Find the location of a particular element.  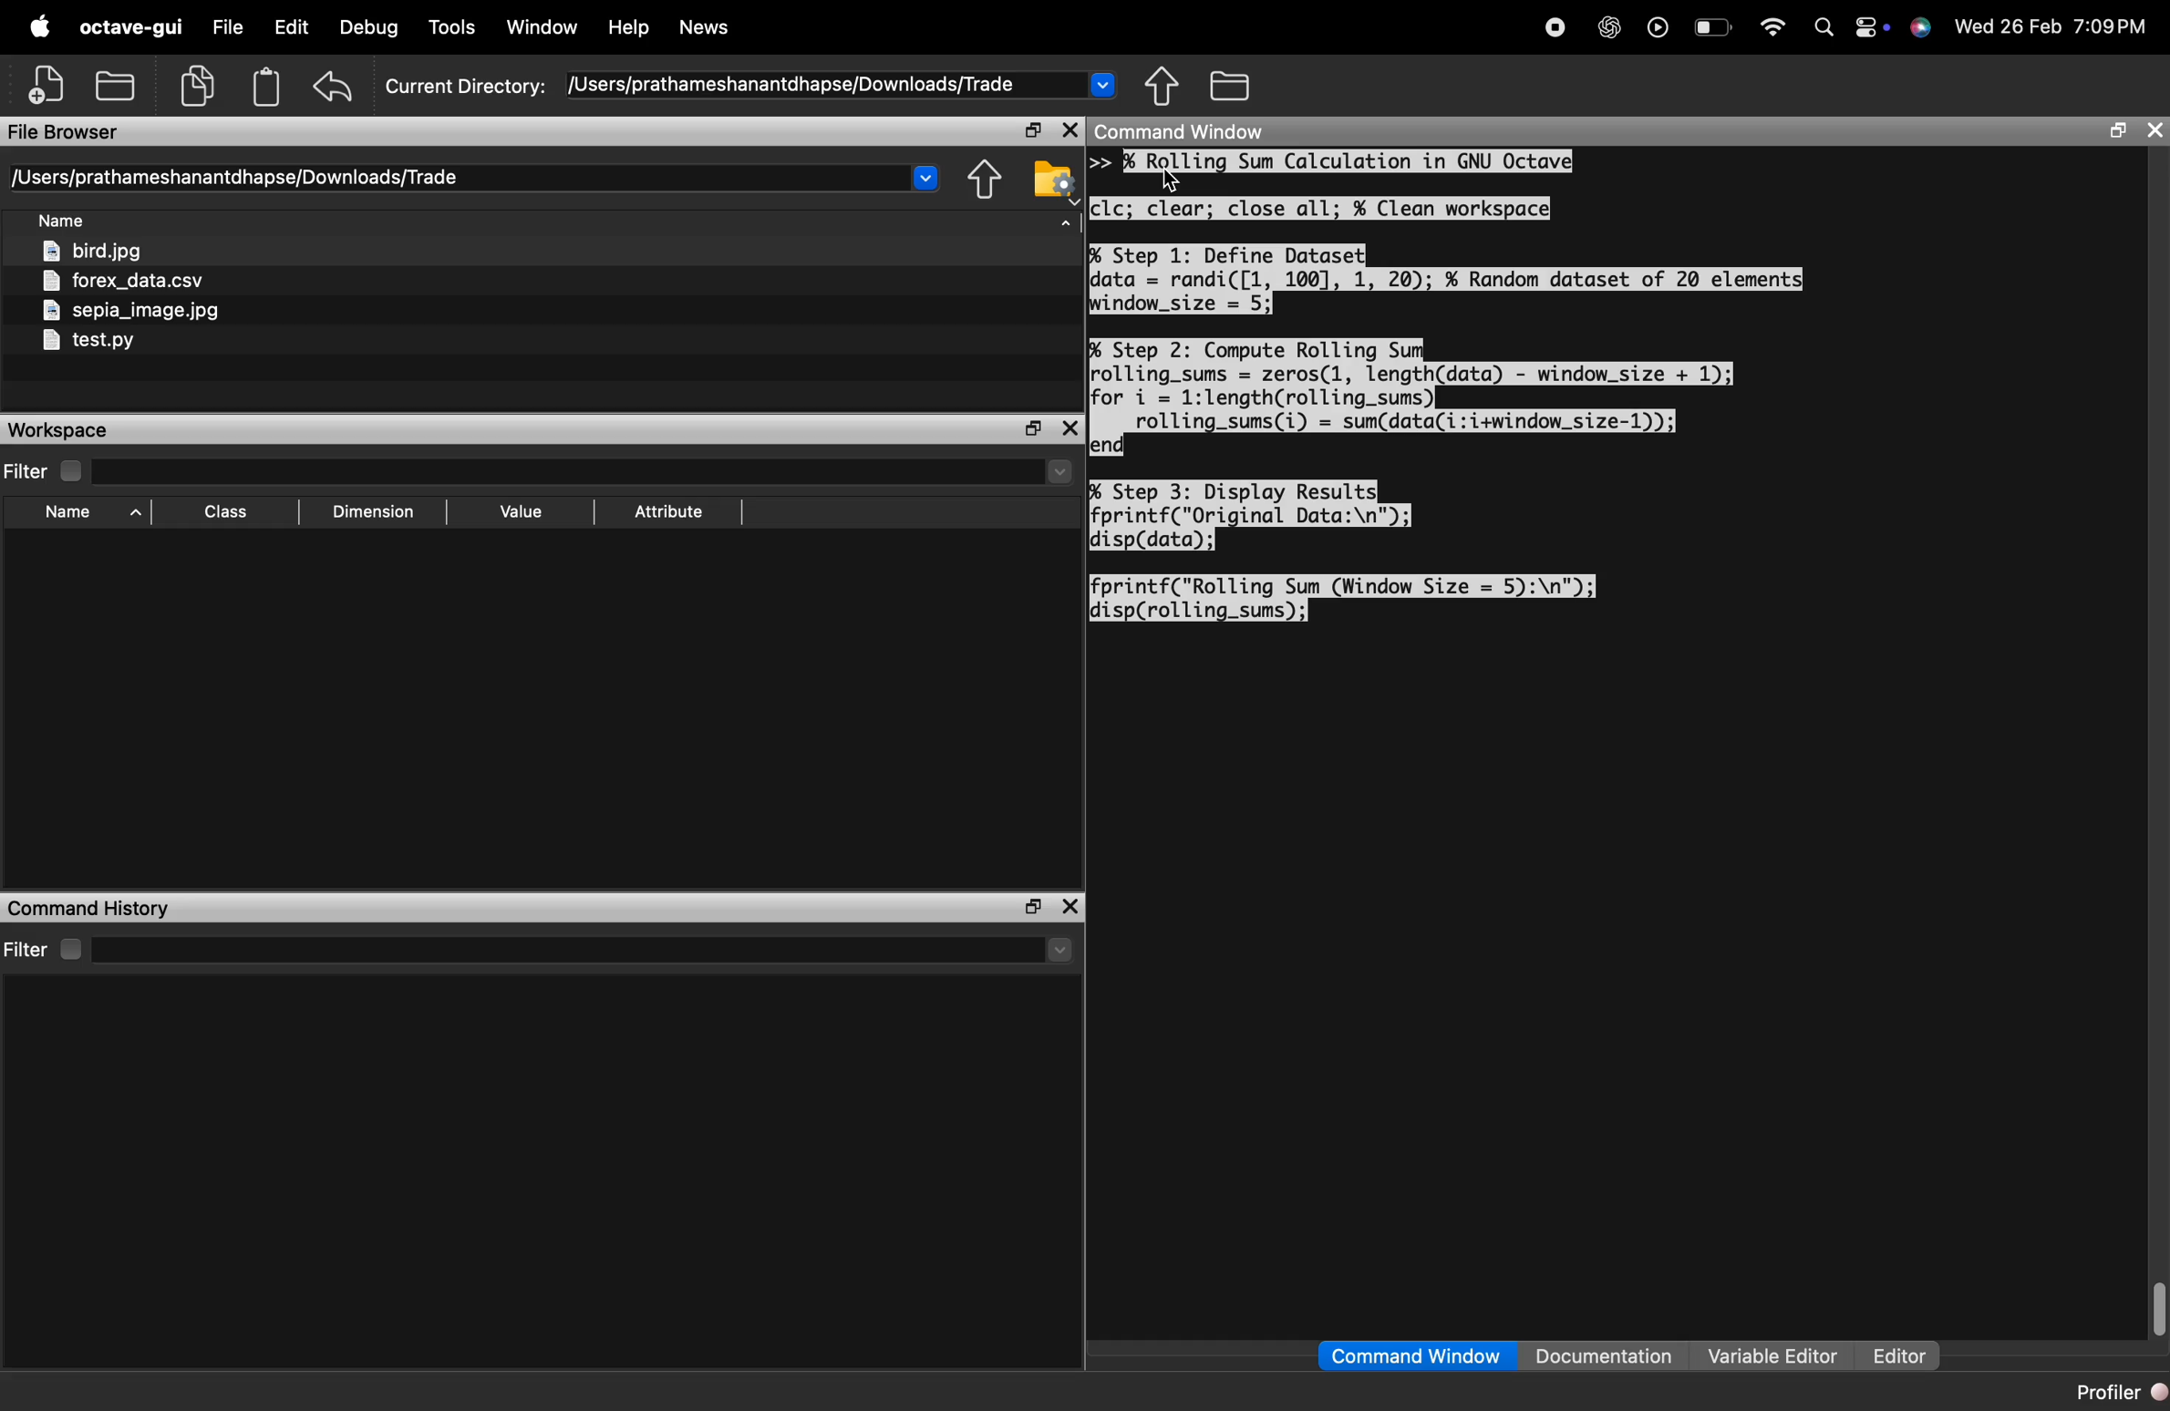

window is located at coordinates (543, 28).